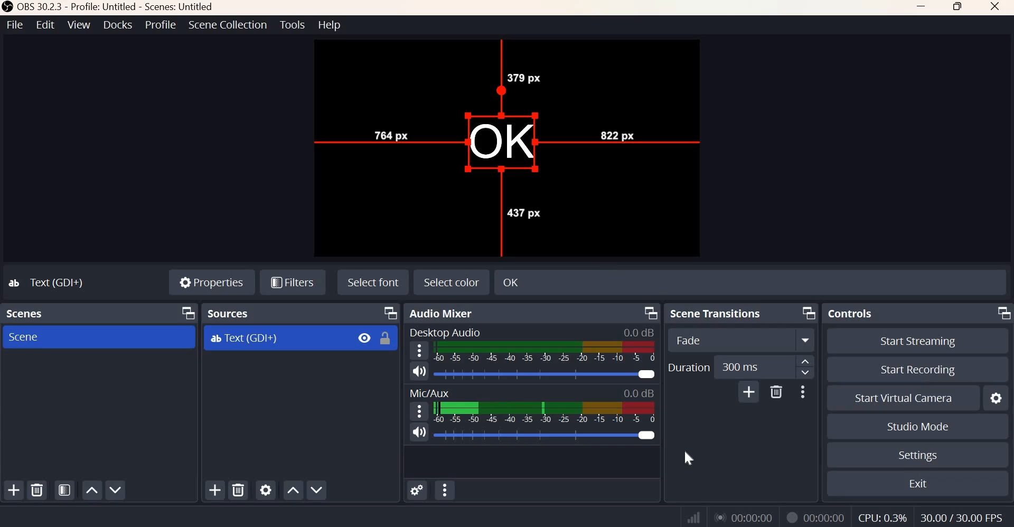 This screenshot has width=1014, height=527. What do you see at coordinates (849, 313) in the screenshot?
I see `controls` at bounding box center [849, 313].